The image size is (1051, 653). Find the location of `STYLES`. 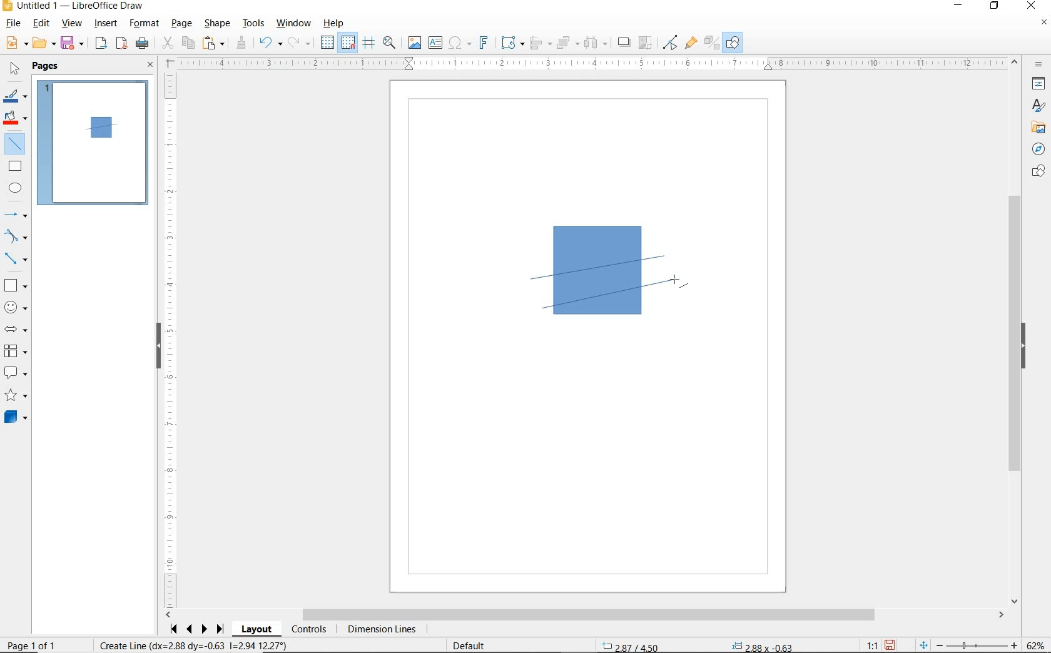

STYLES is located at coordinates (1035, 106).